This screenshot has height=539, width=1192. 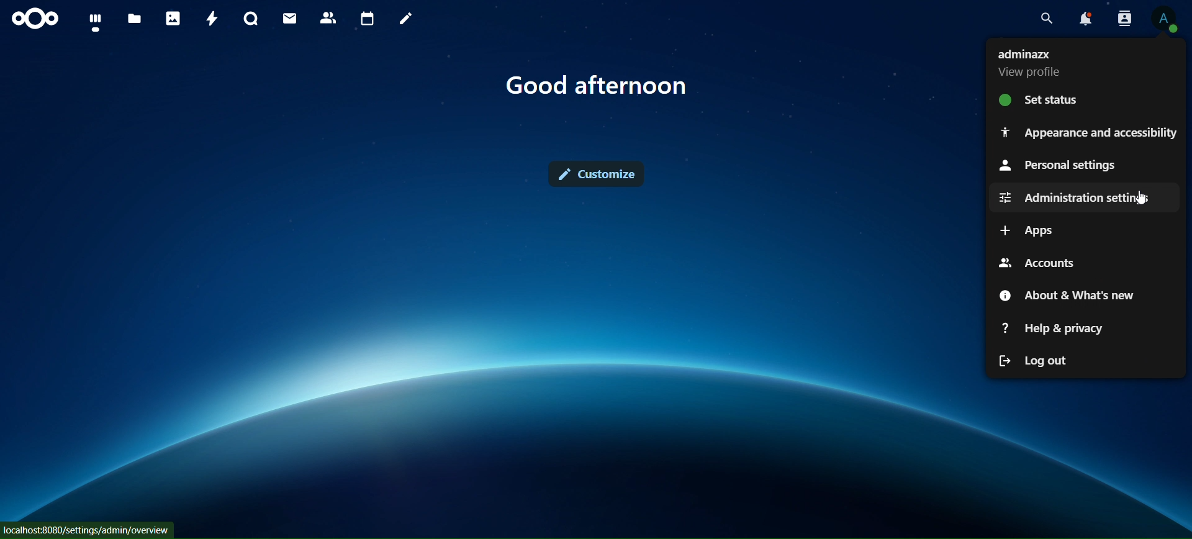 I want to click on administration settings, so click(x=1073, y=195).